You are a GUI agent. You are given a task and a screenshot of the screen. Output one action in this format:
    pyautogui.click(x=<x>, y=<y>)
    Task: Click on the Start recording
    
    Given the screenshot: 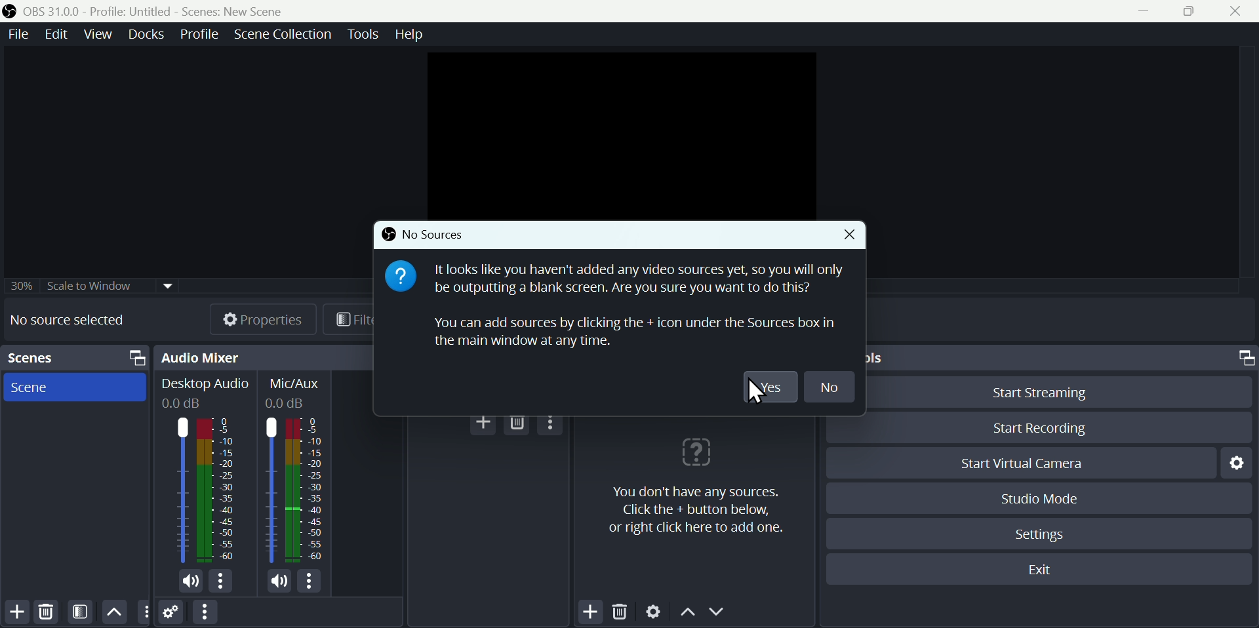 What is the action you would take?
    pyautogui.click(x=1039, y=427)
    